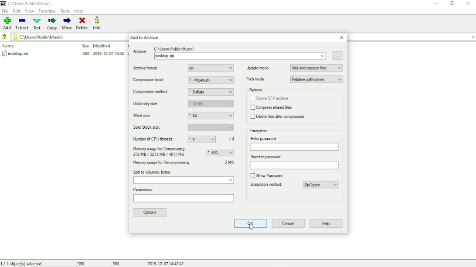  I want to click on ZipCrypto, so click(322, 185).